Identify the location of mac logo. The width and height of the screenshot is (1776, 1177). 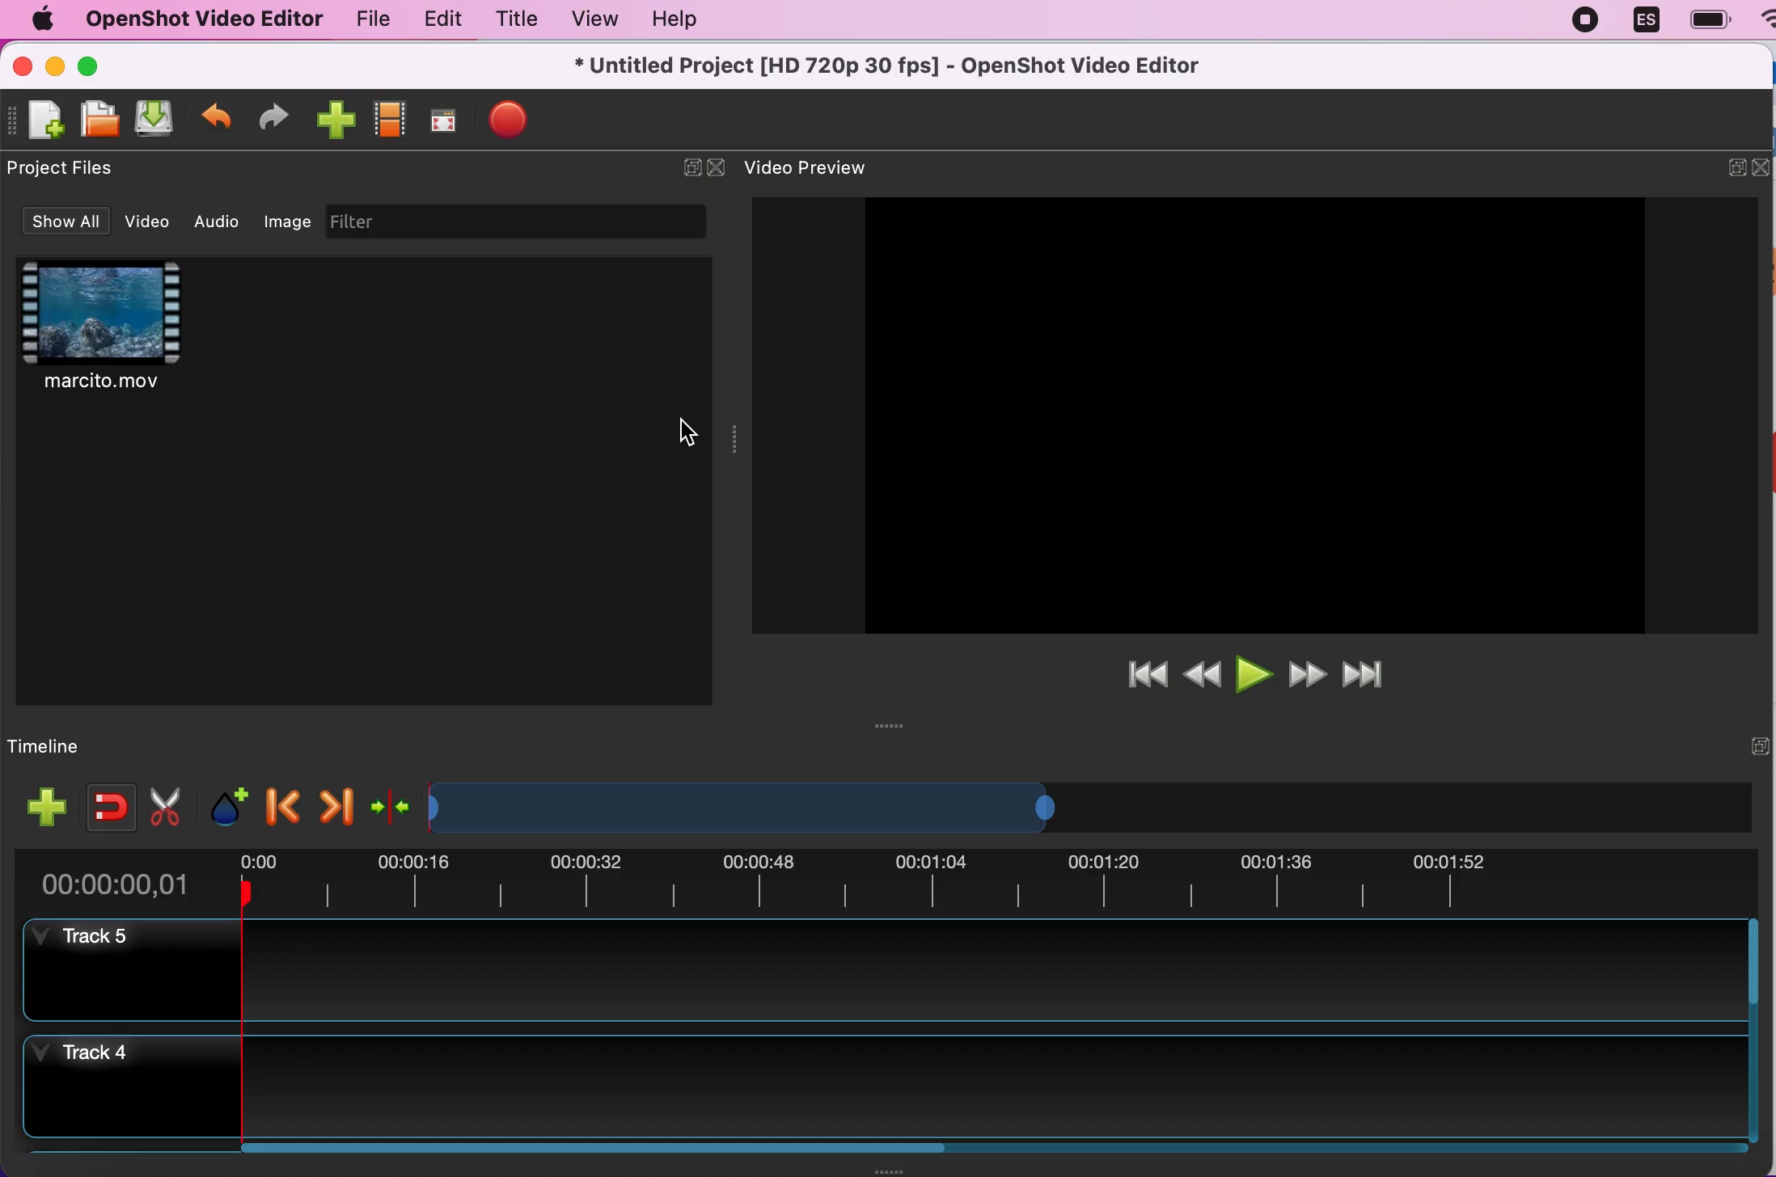
(36, 22).